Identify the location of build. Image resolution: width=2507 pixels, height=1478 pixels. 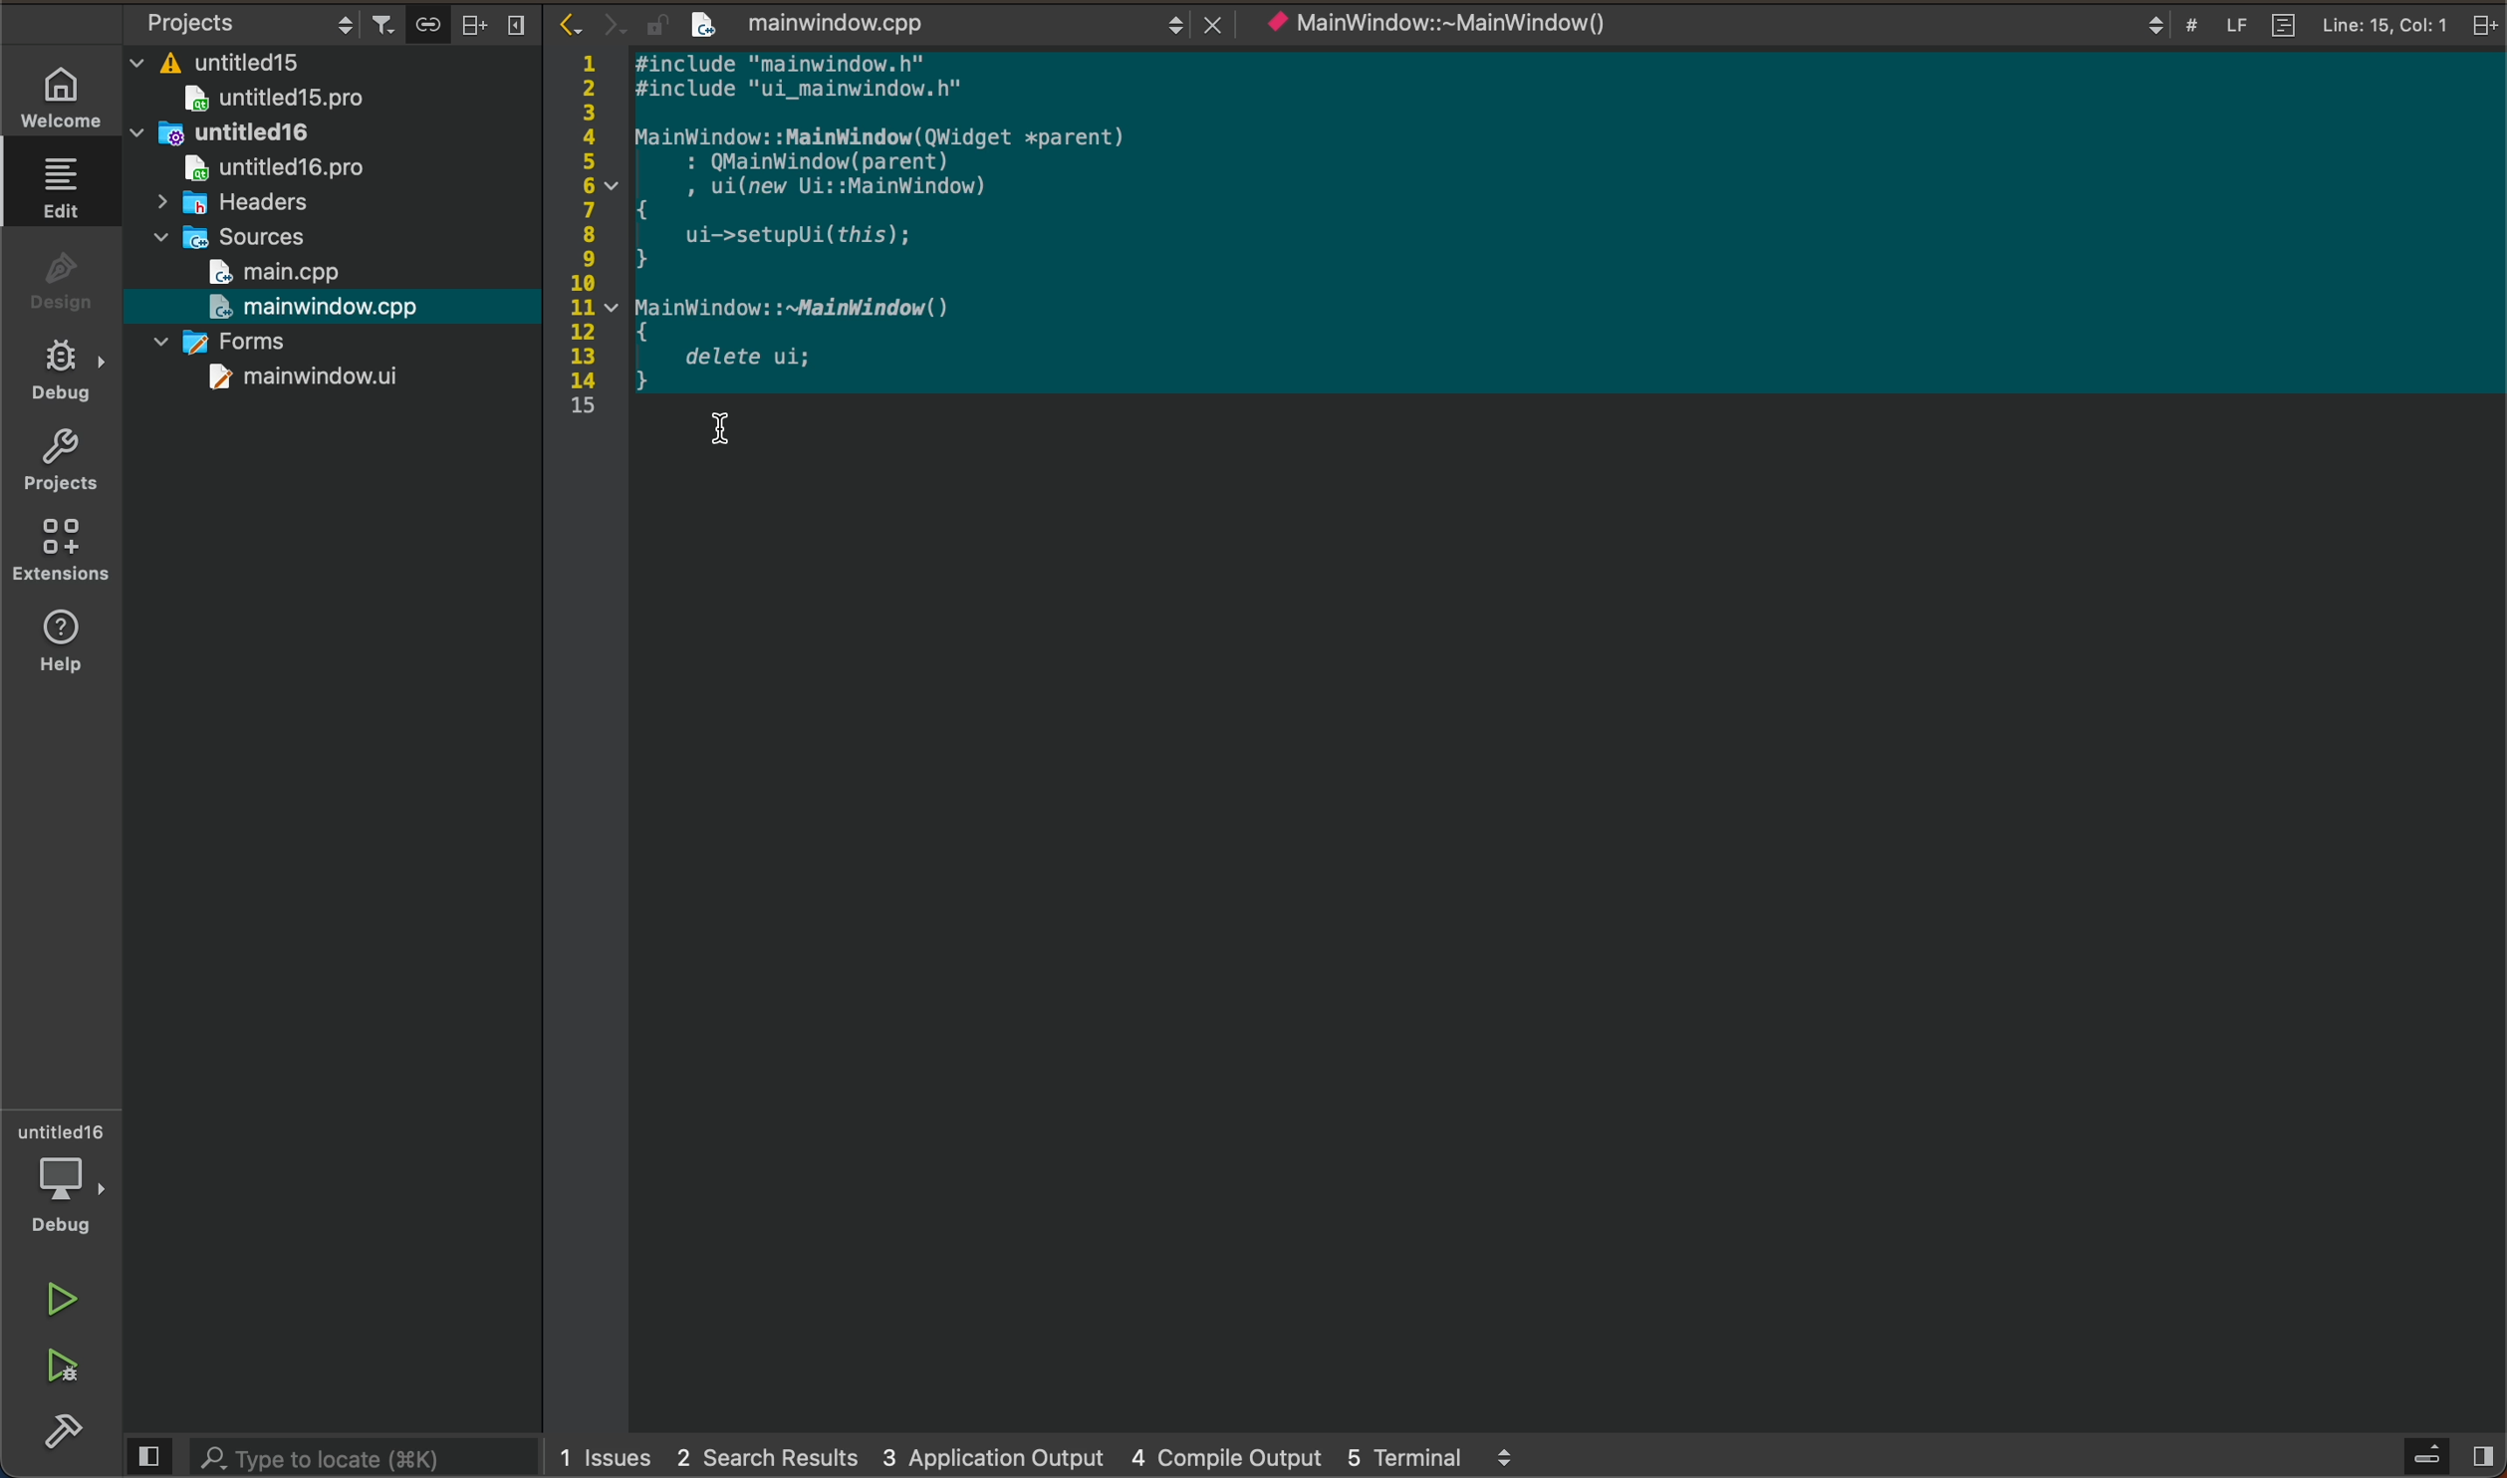
(59, 1434).